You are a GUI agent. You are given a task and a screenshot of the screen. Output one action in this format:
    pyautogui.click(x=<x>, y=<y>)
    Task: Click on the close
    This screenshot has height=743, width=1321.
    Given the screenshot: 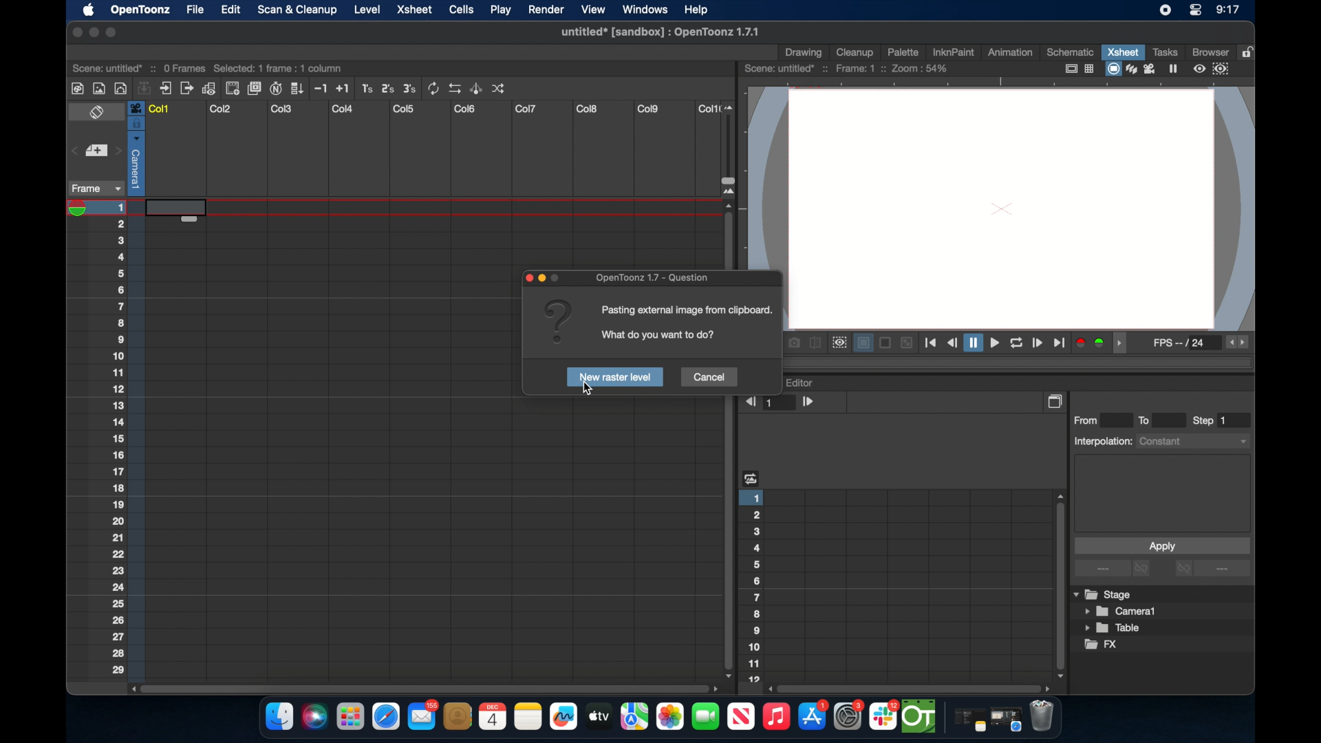 What is the action you would take?
    pyautogui.click(x=74, y=32)
    